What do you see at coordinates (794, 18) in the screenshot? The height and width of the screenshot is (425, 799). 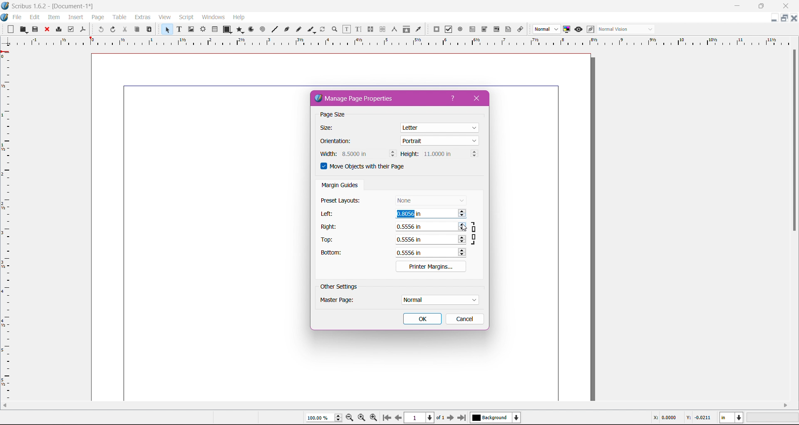 I see `Close Document` at bounding box center [794, 18].